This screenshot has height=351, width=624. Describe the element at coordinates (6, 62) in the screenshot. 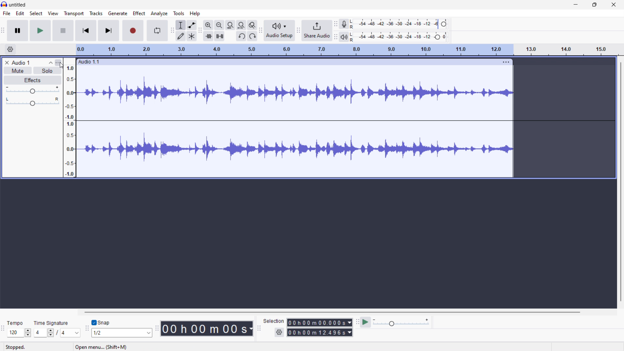

I see `remove track` at that location.